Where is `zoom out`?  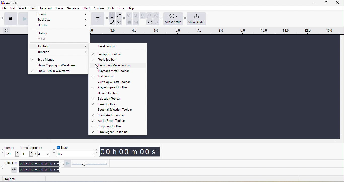 zoom out is located at coordinates (136, 15).